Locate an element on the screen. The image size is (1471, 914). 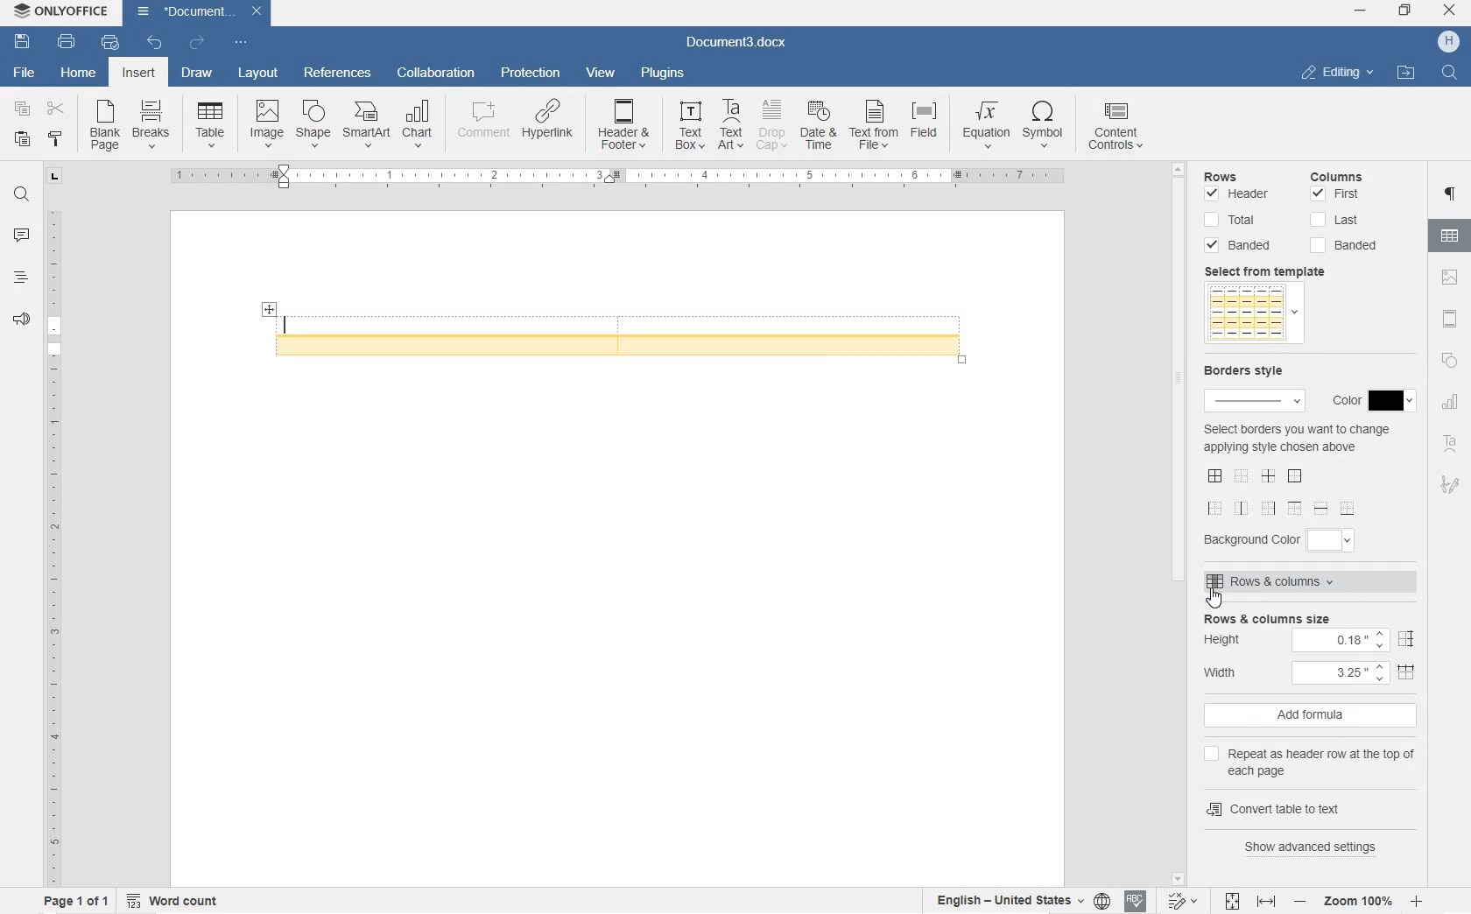
show advanced settings is located at coordinates (1318, 847).